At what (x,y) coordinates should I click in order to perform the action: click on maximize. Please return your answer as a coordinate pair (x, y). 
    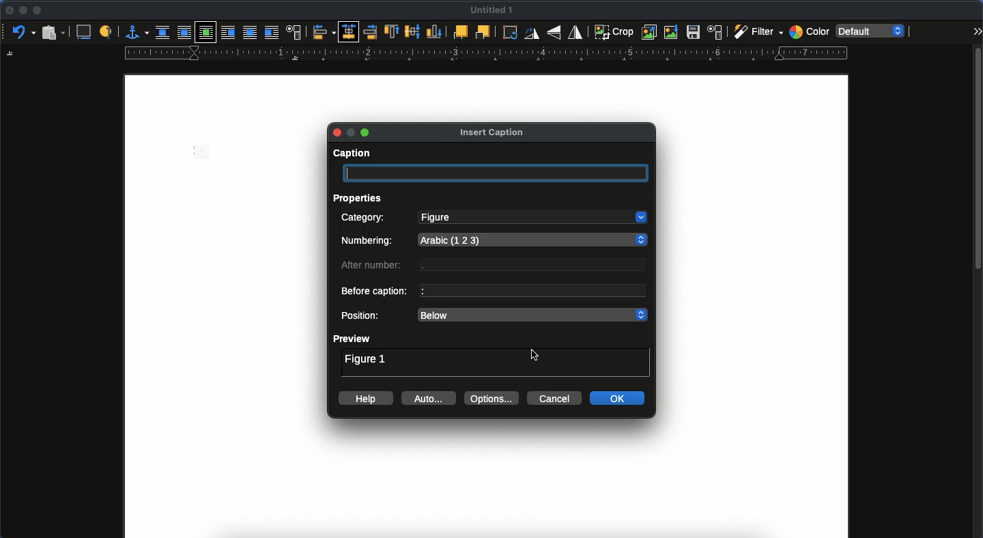
    Looking at the image, I should click on (38, 12).